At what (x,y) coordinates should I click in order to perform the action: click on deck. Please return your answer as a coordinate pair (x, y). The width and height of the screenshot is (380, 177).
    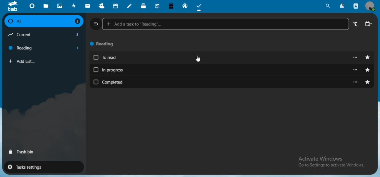
    Looking at the image, I should click on (143, 5).